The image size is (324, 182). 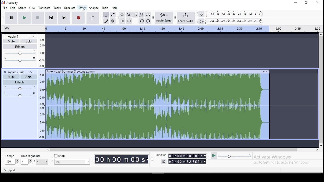 What do you see at coordinates (72, 160) in the screenshot?
I see `snap` at bounding box center [72, 160].